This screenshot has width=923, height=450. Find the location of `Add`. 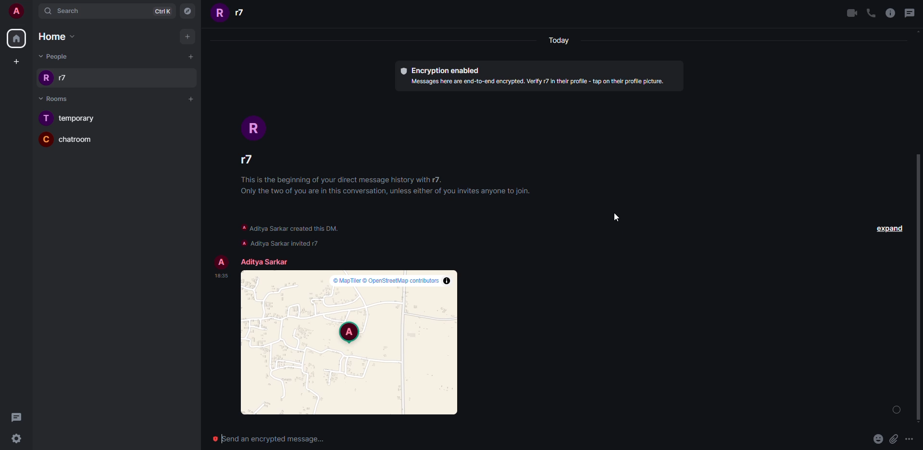

Add is located at coordinates (188, 36).